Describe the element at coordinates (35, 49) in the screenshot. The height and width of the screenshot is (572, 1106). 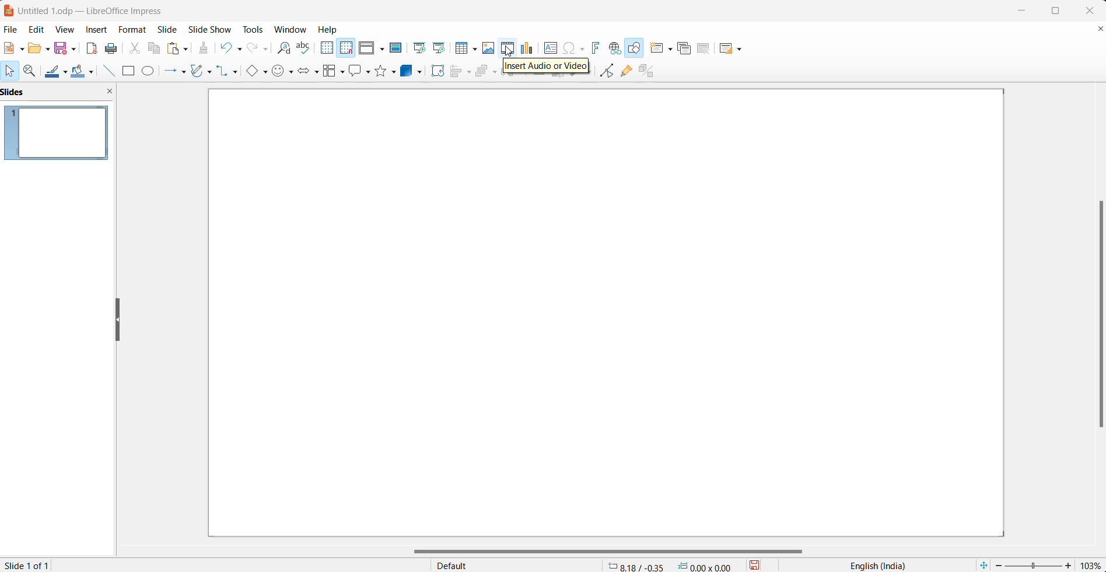
I see `open file` at that location.